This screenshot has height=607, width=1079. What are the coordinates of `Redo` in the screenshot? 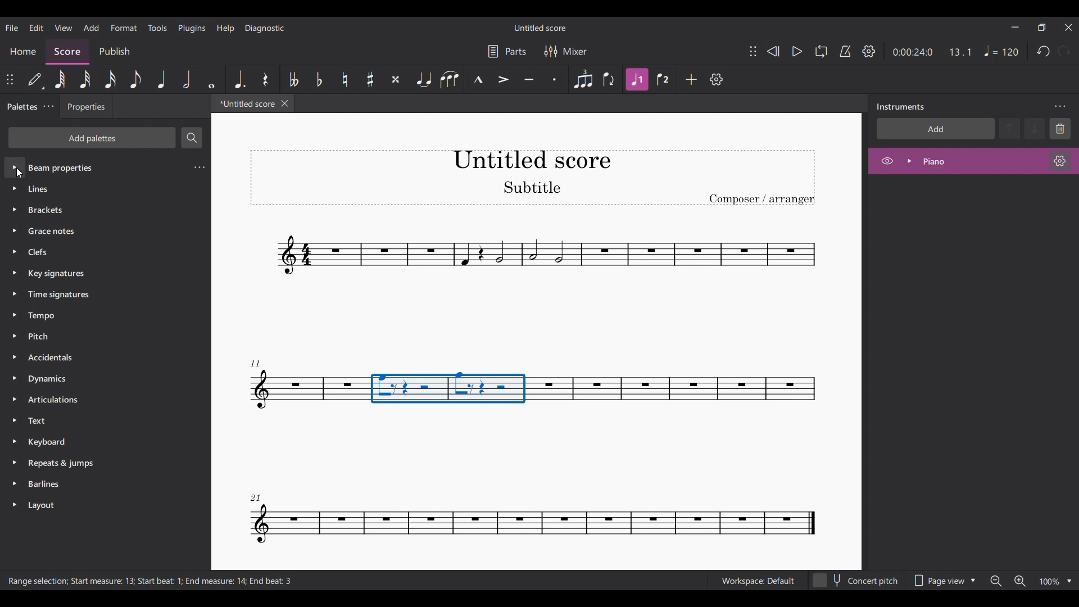 It's located at (1064, 51).